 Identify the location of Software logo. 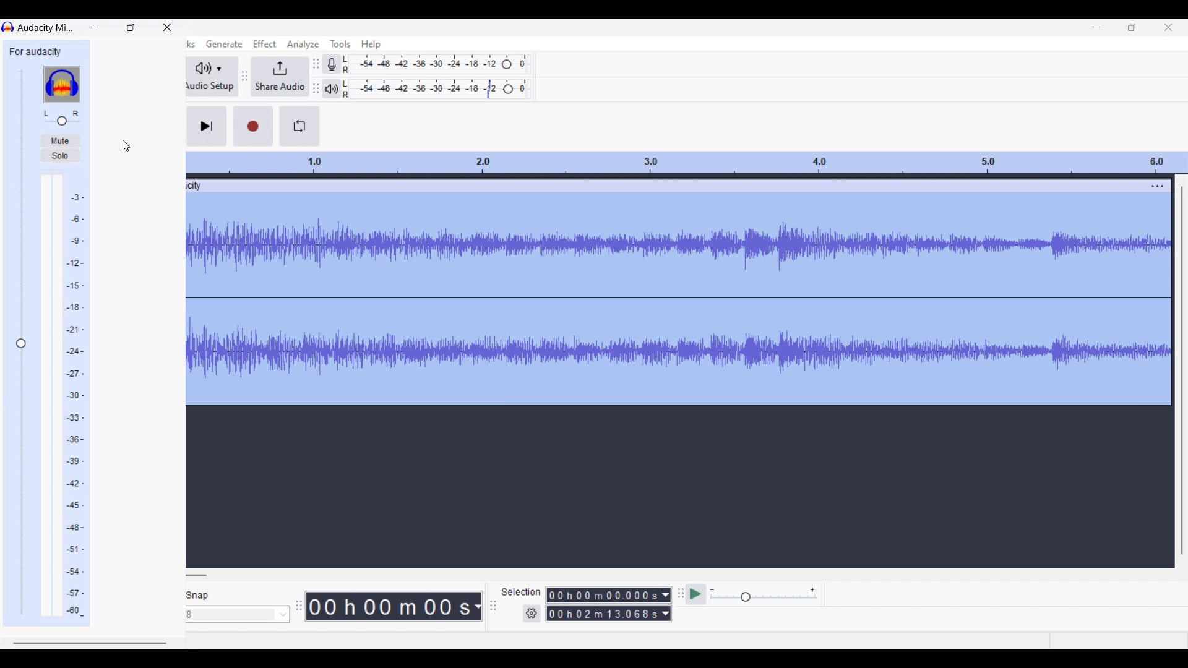
(8, 27).